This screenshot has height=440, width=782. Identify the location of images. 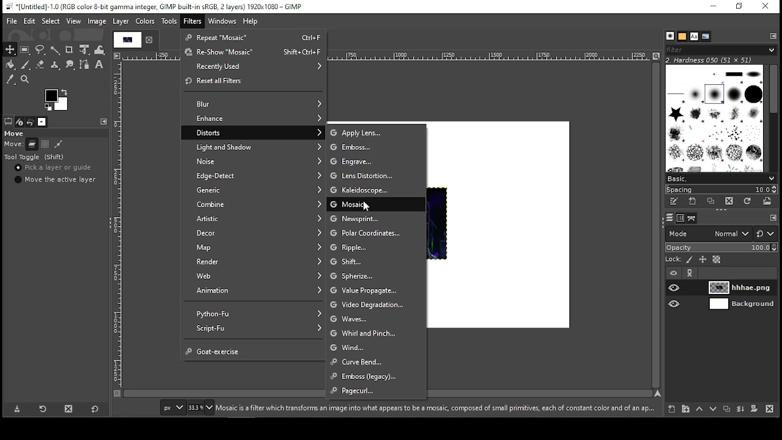
(42, 122).